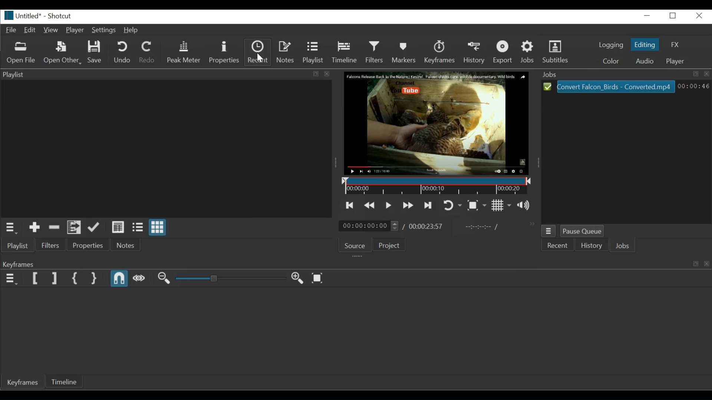 The width and height of the screenshot is (712, 400). I want to click on logging, so click(613, 46).